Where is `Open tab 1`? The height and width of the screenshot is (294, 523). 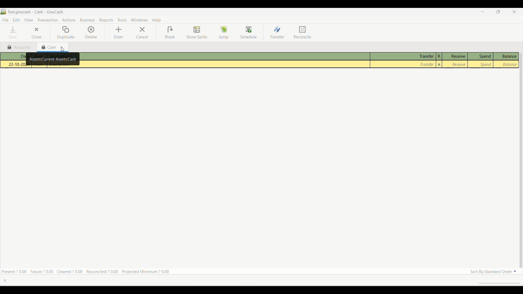
Open tab 1 is located at coordinates (18, 47).